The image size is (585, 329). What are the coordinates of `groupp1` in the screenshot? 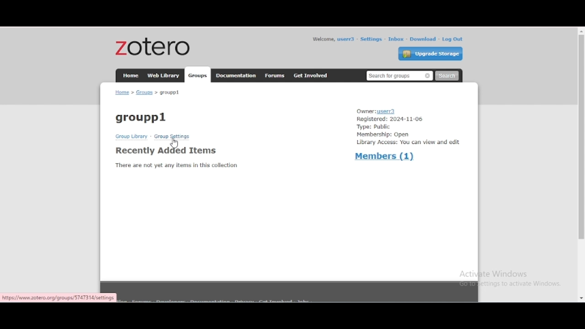 It's located at (142, 117).